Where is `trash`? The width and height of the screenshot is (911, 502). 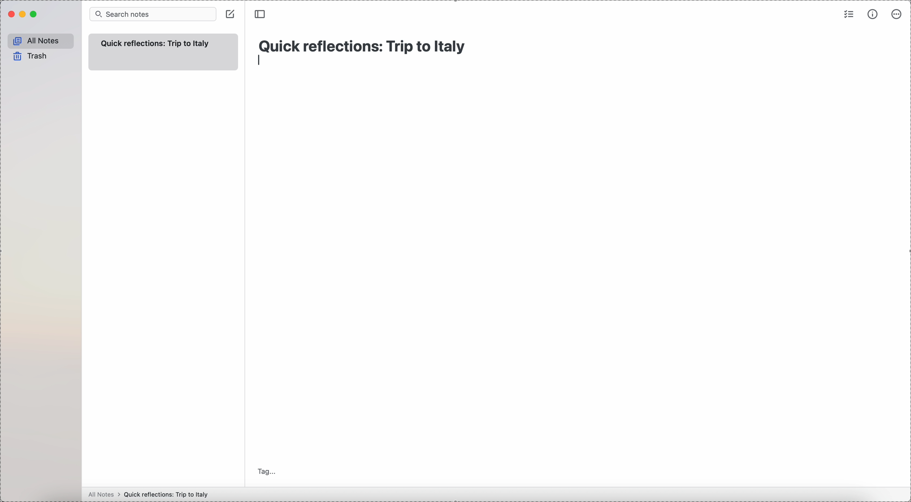
trash is located at coordinates (29, 57).